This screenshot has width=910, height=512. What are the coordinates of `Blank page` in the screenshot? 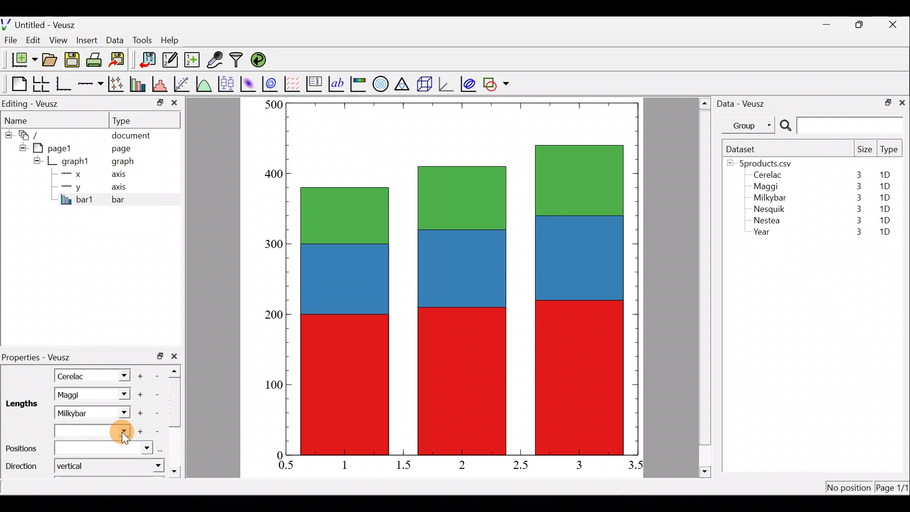 It's located at (17, 84).